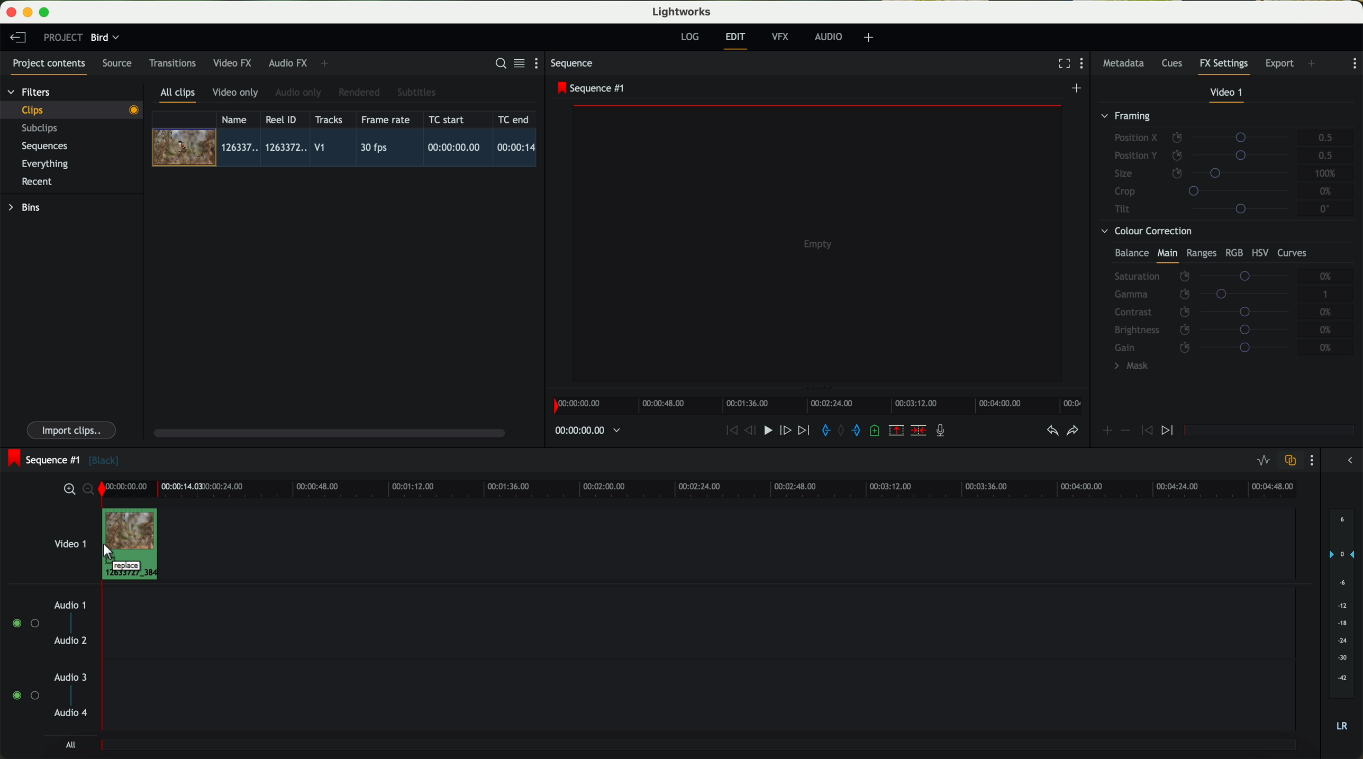 This screenshot has height=759, width=1363. Describe the element at coordinates (683, 11) in the screenshot. I see `Lightworks` at that location.